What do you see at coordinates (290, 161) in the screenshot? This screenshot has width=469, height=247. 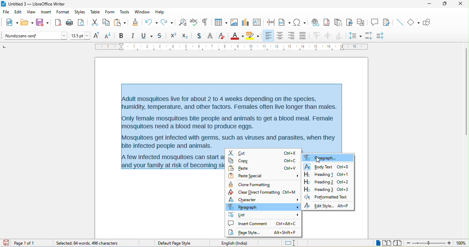 I see `shortcut key` at bounding box center [290, 161].